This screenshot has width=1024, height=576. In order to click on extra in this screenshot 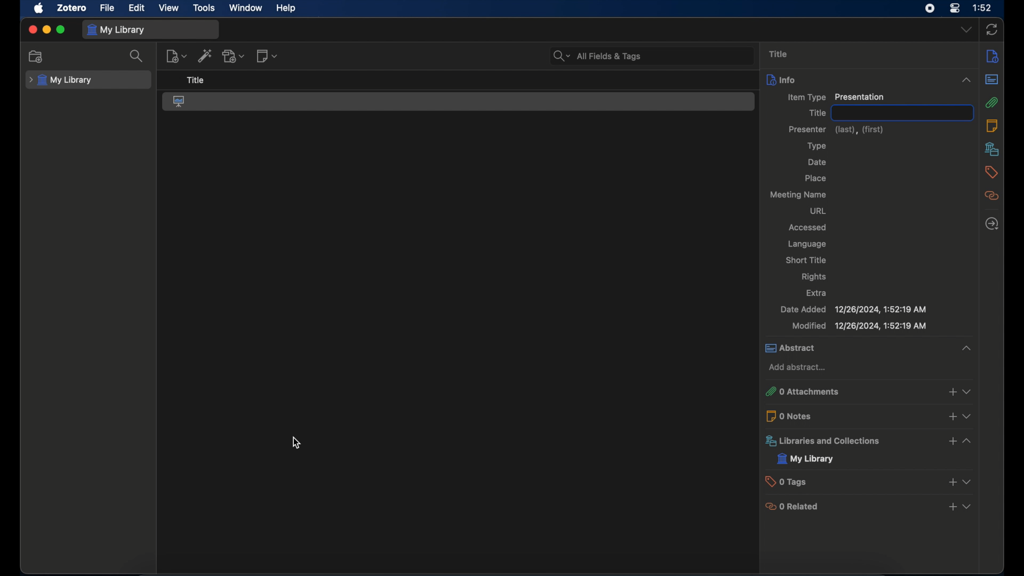, I will do `click(817, 293)`.